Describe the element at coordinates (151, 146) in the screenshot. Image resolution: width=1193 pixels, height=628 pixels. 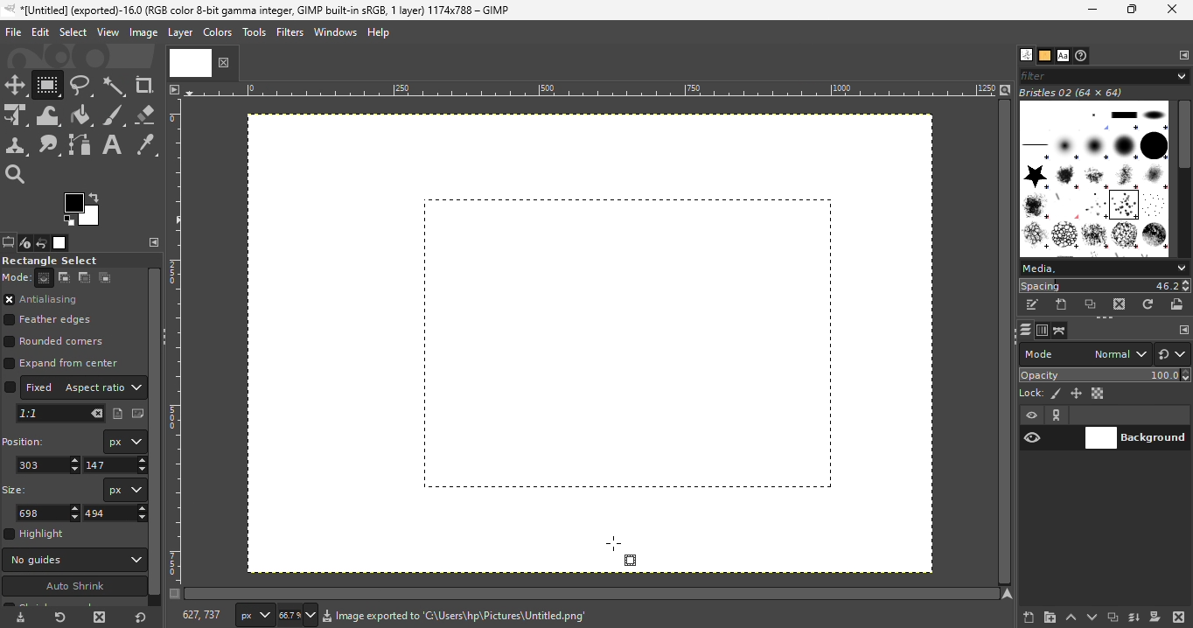
I see `color picker tool` at that location.